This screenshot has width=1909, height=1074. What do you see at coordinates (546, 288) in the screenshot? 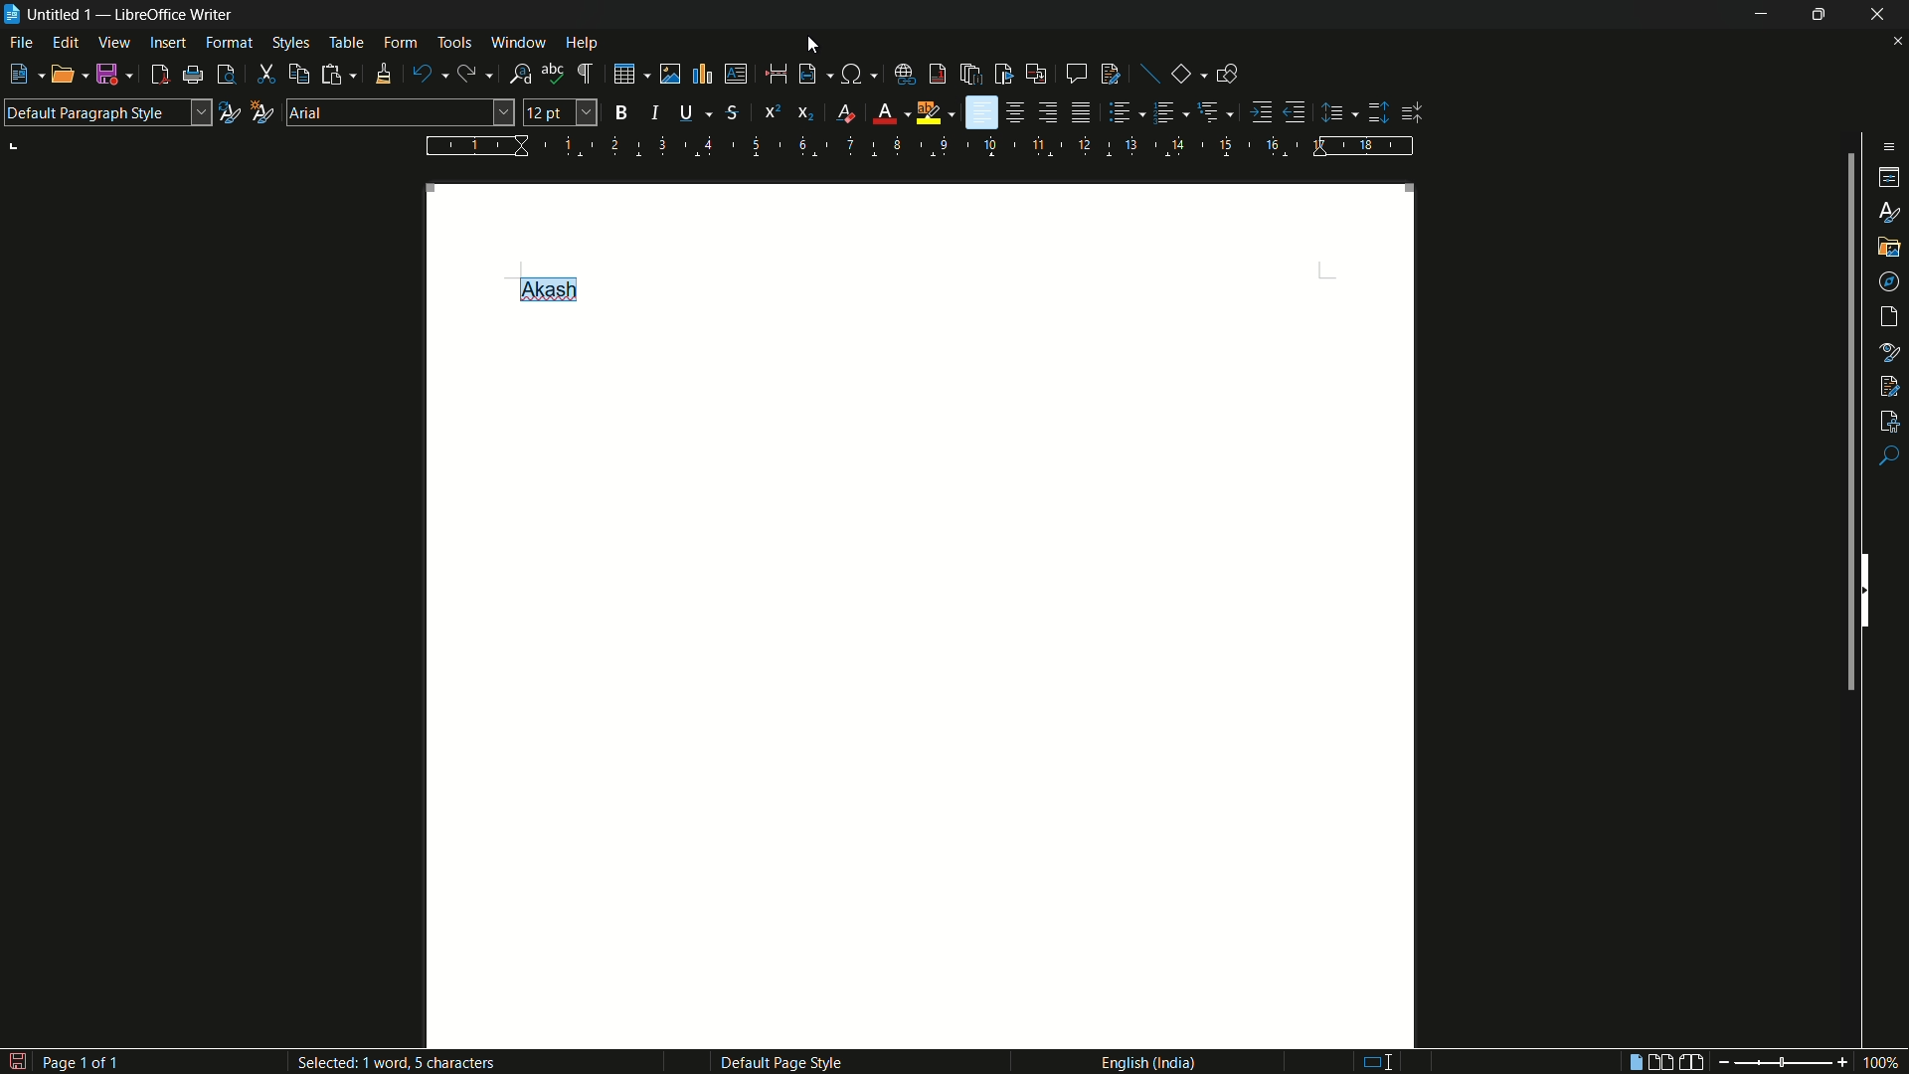
I see `font changed` at bounding box center [546, 288].